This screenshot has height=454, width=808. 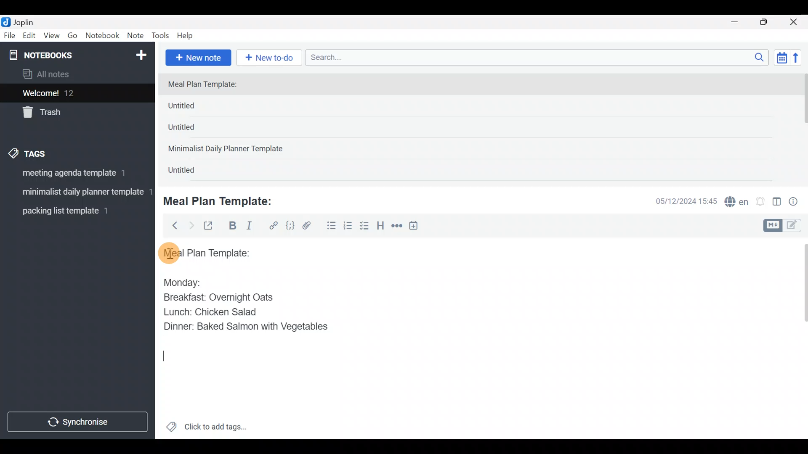 I want to click on Edit, so click(x=29, y=37).